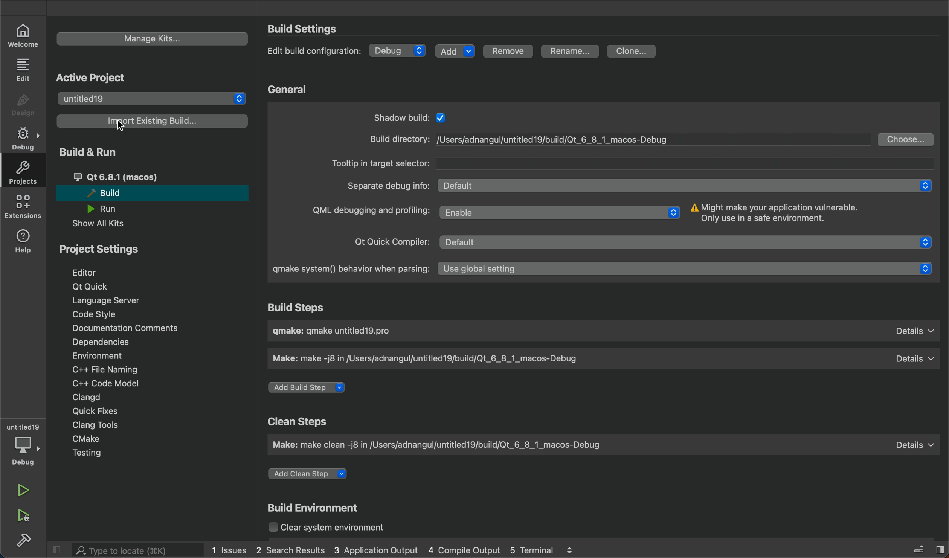 The width and height of the screenshot is (949, 558). I want to click on close side bar, so click(57, 549).